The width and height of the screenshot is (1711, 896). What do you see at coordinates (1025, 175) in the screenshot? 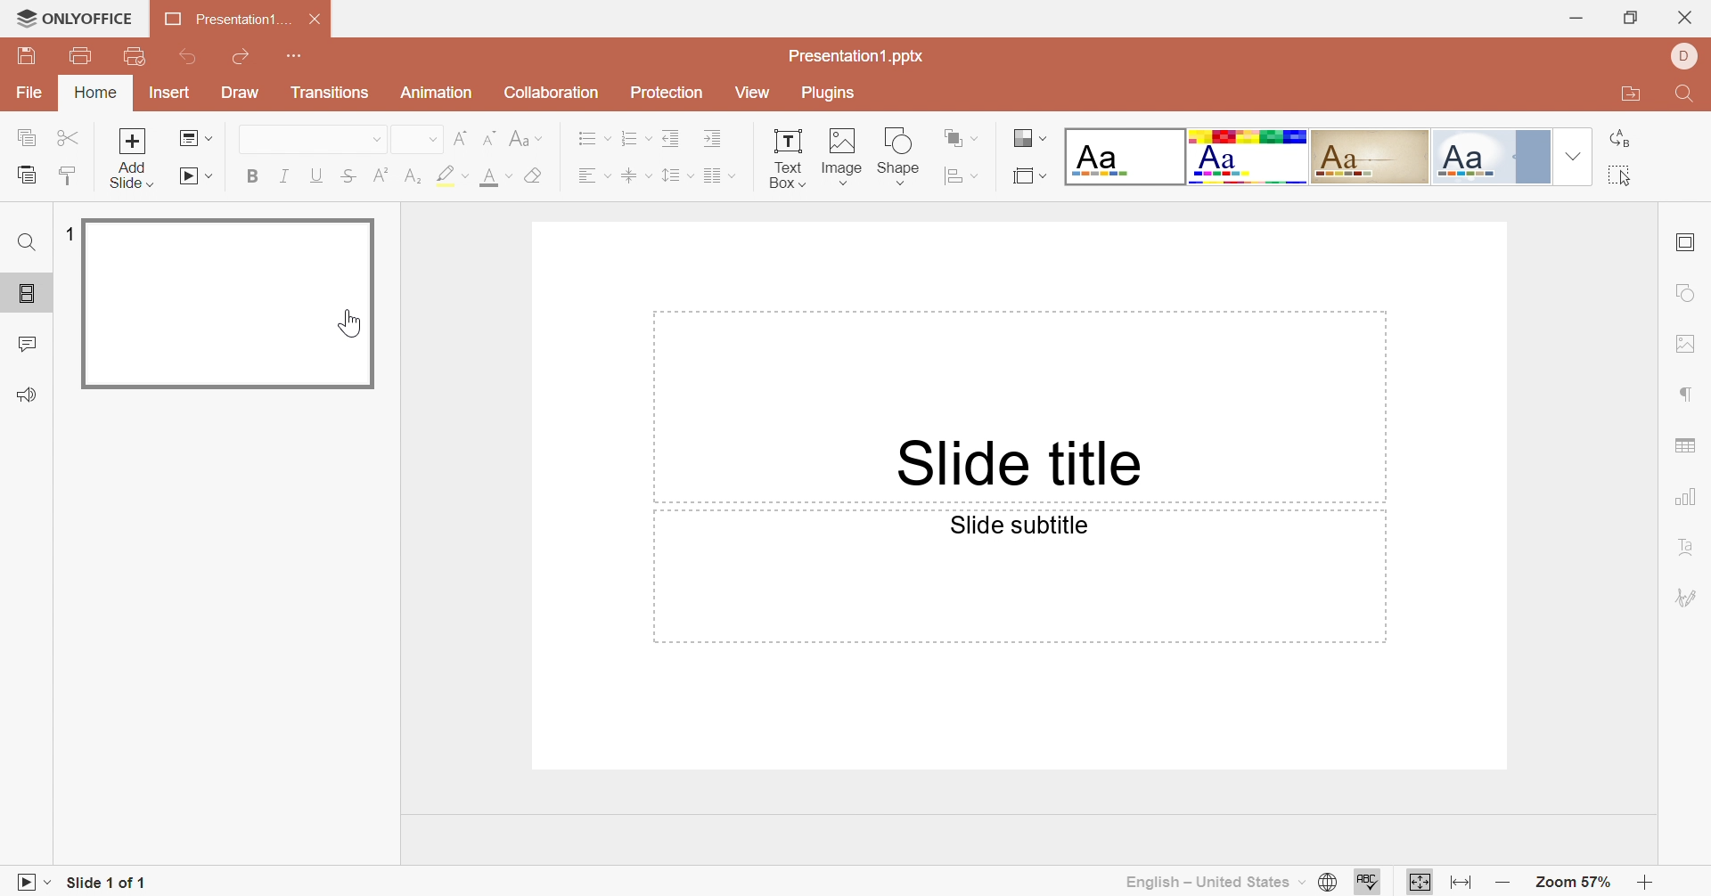
I see `Select Slide size` at bounding box center [1025, 175].